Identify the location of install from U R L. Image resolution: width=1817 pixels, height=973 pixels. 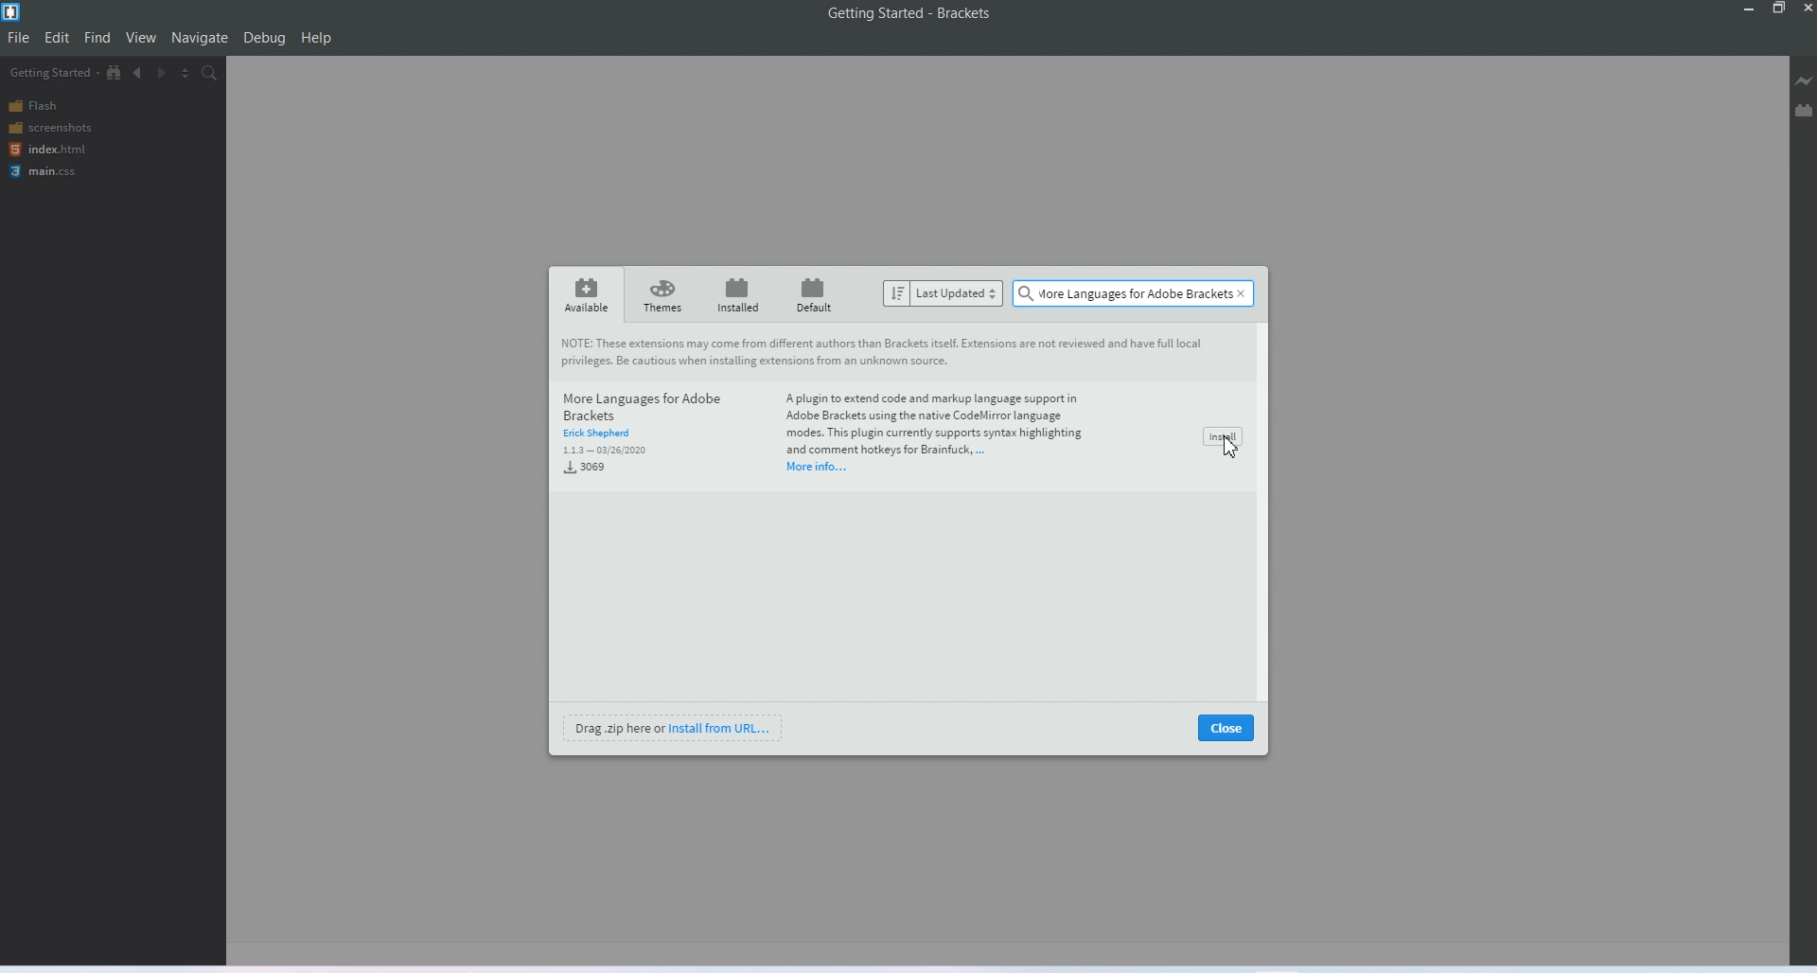
(720, 727).